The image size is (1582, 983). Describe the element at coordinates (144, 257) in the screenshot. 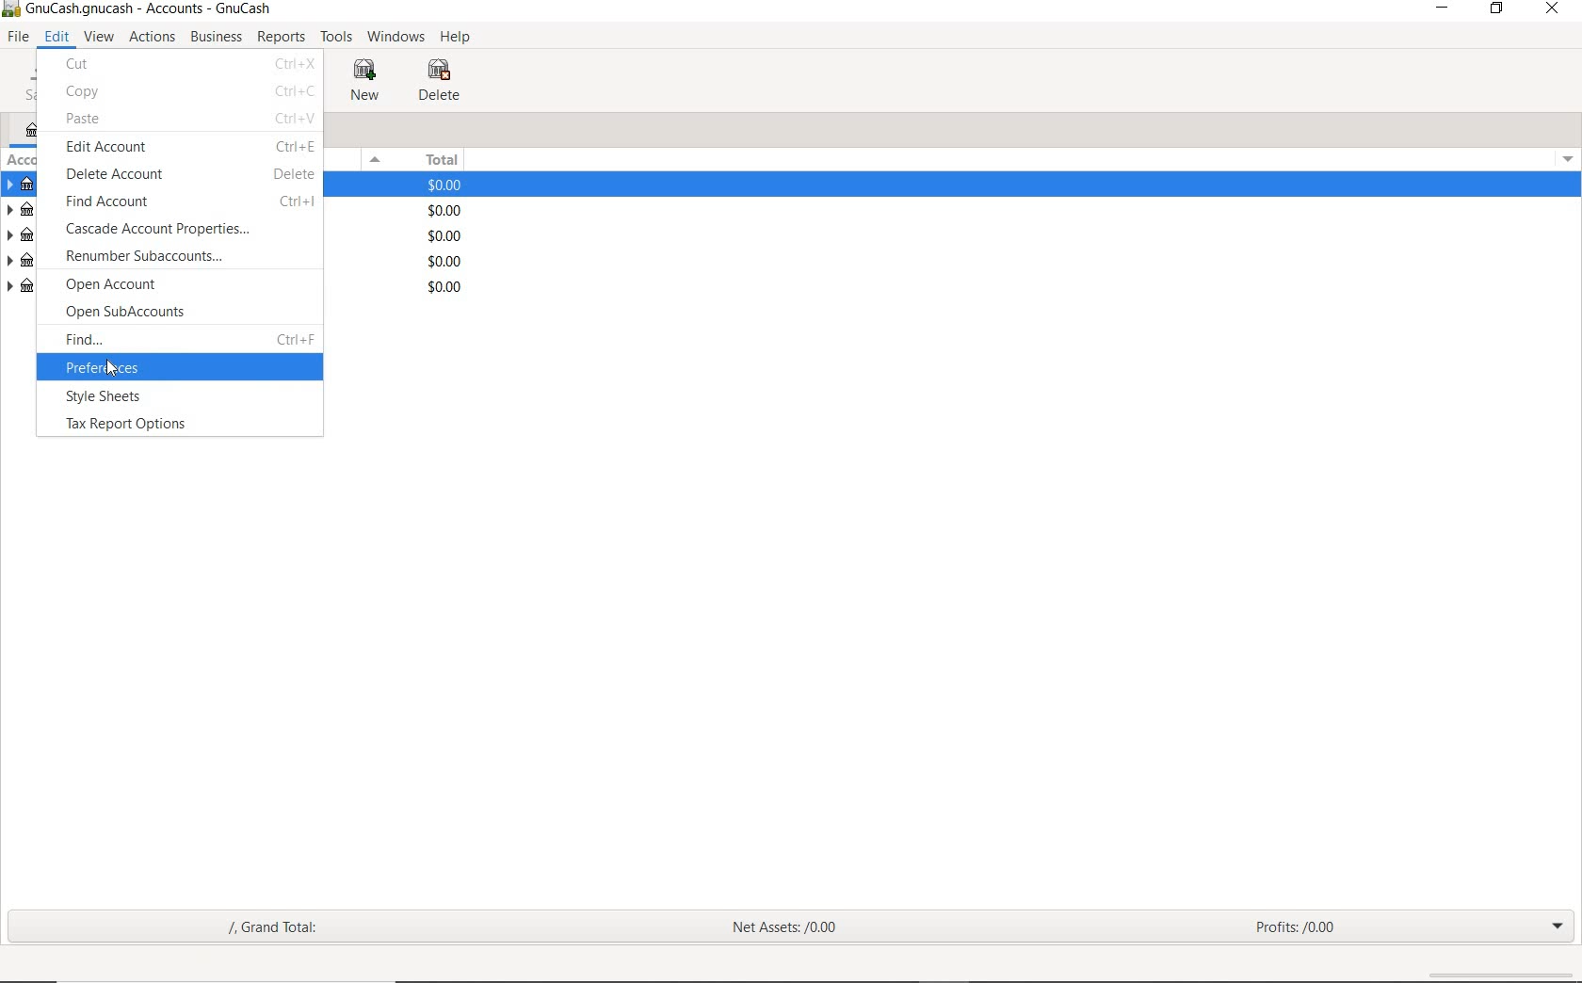

I see `renumber subaccounts` at that location.